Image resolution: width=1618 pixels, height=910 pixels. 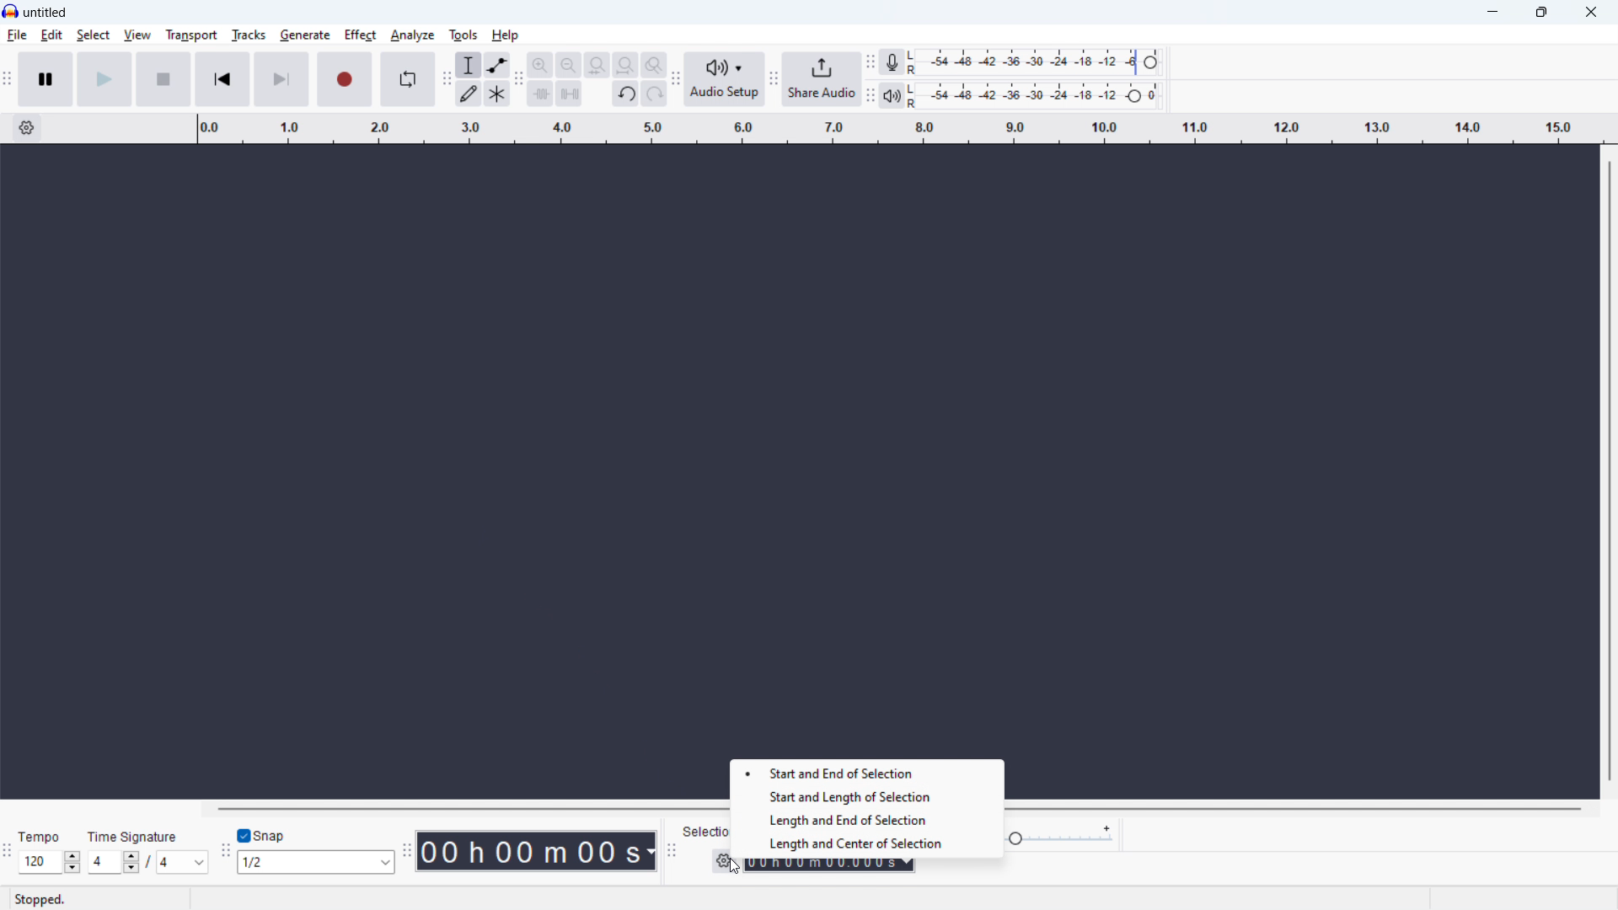 What do you see at coordinates (51, 36) in the screenshot?
I see `edit` at bounding box center [51, 36].